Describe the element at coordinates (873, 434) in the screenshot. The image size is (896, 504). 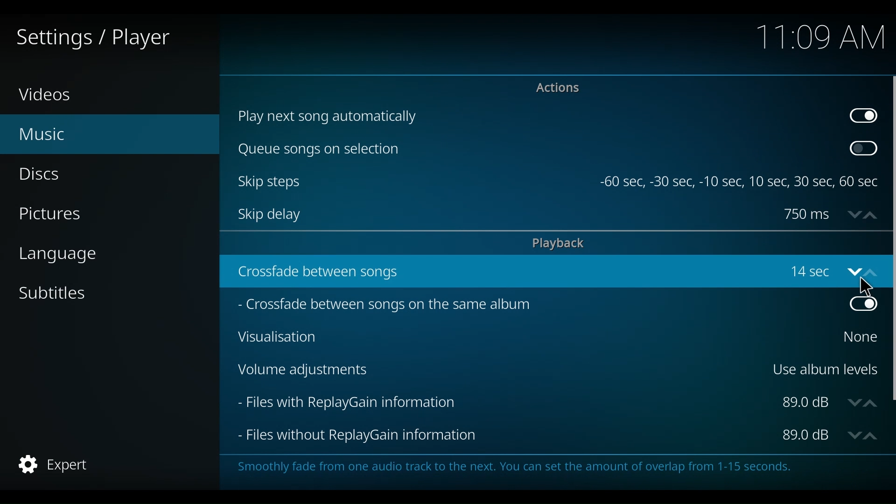
I see `up` at that location.